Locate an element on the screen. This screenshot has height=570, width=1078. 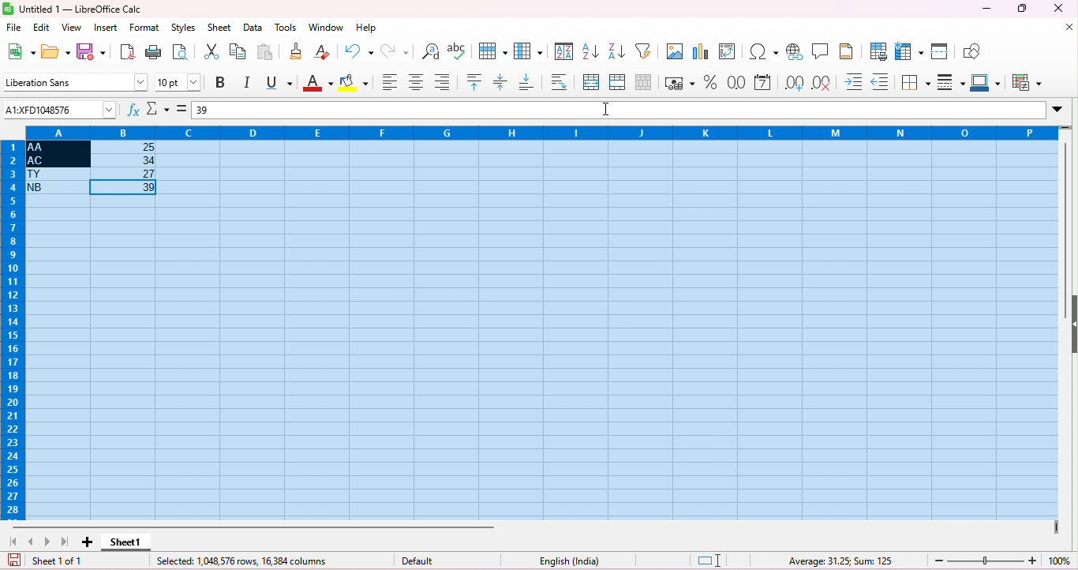
paste is located at coordinates (265, 51).